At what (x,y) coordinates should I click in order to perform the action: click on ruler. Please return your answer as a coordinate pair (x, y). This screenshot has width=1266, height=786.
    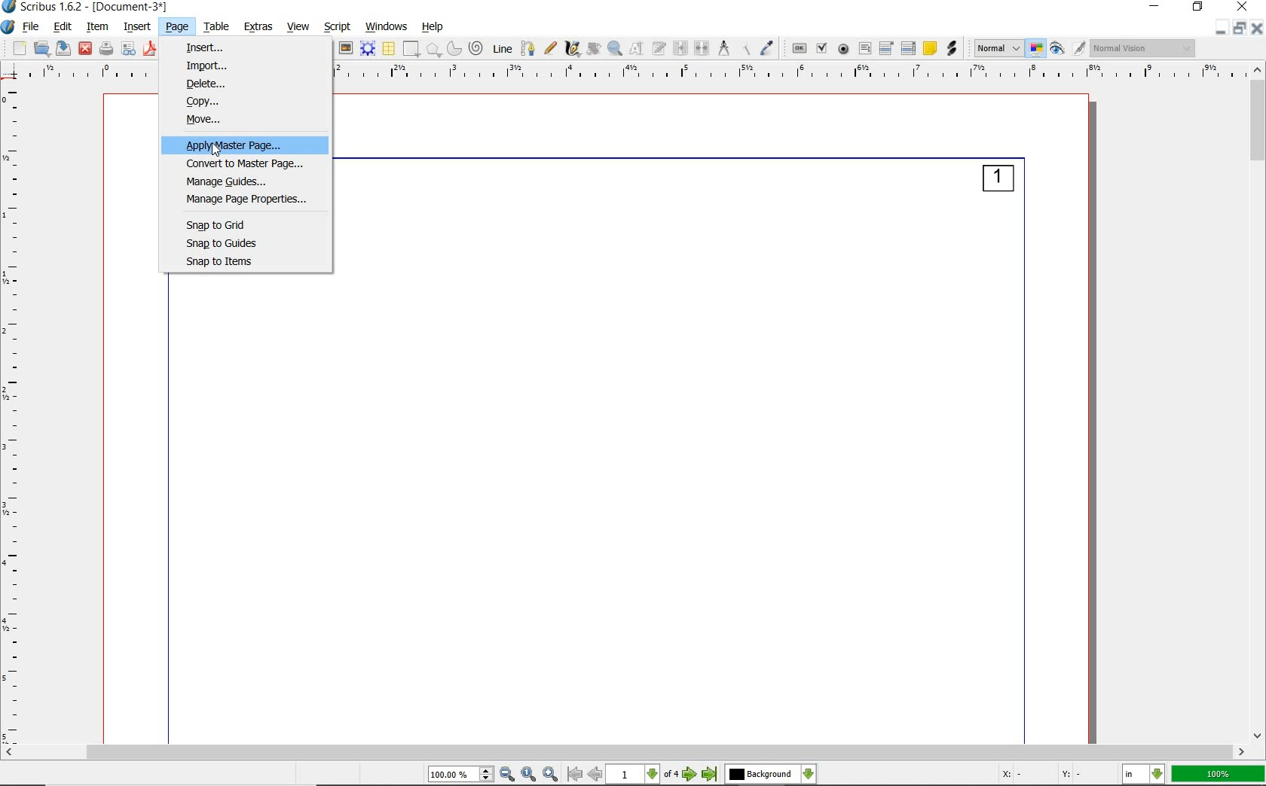
    Looking at the image, I should click on (18, 414).